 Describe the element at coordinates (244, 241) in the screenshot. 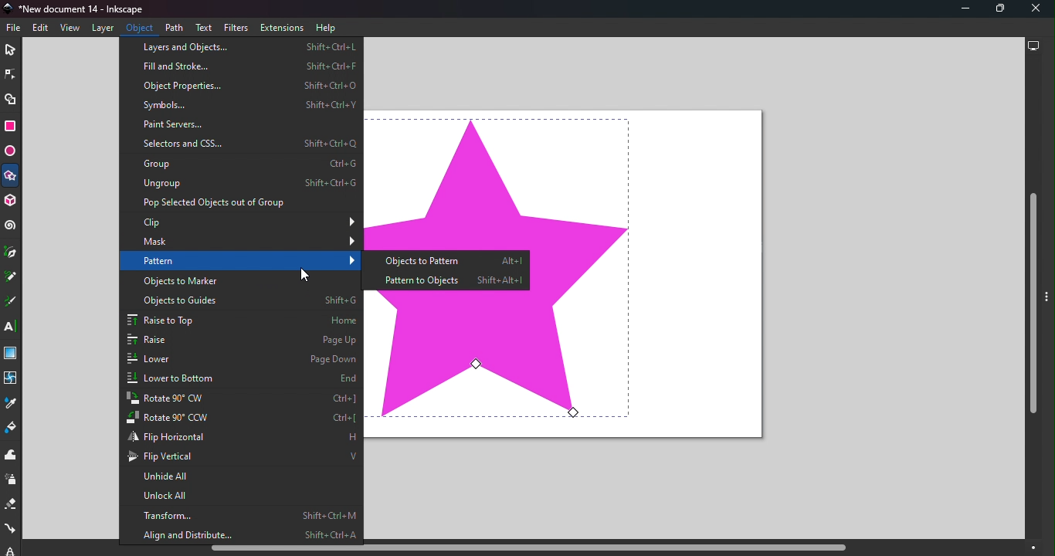

I see `Mask` at that location.